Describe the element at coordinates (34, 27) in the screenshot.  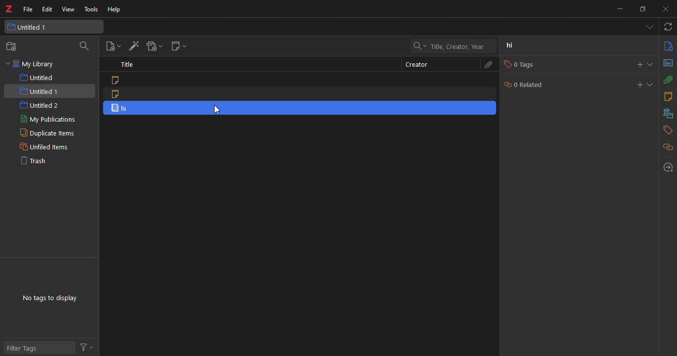
I see `untitled 1` at that location.